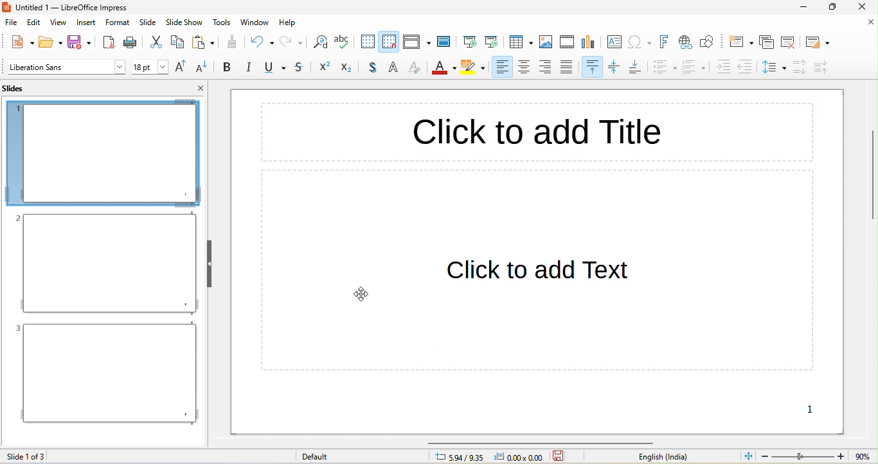  I want to click on hide, so click(208, 263).